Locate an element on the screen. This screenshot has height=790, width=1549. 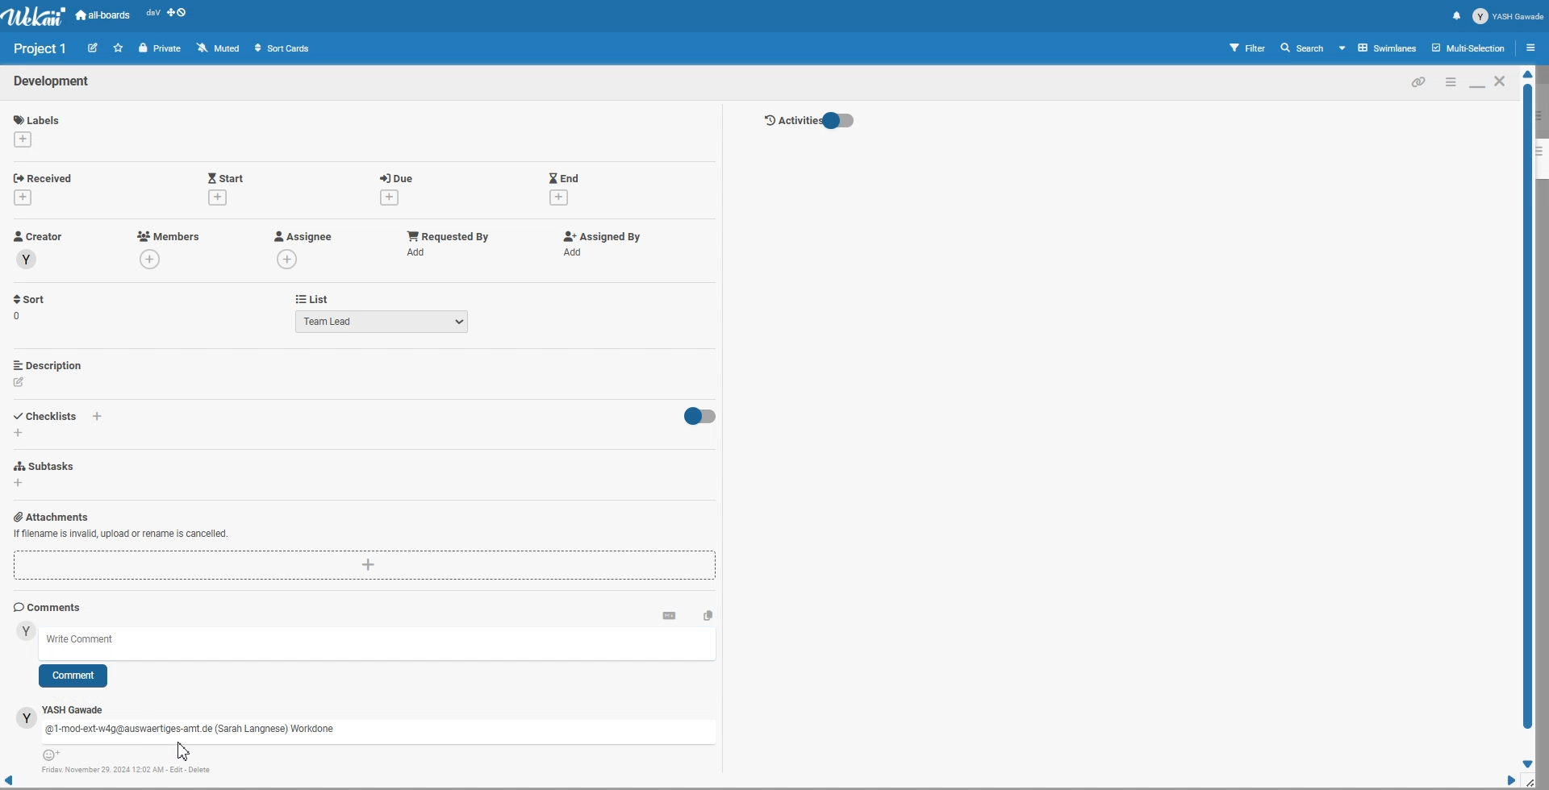
Comment is located at coordinates (73, 676).